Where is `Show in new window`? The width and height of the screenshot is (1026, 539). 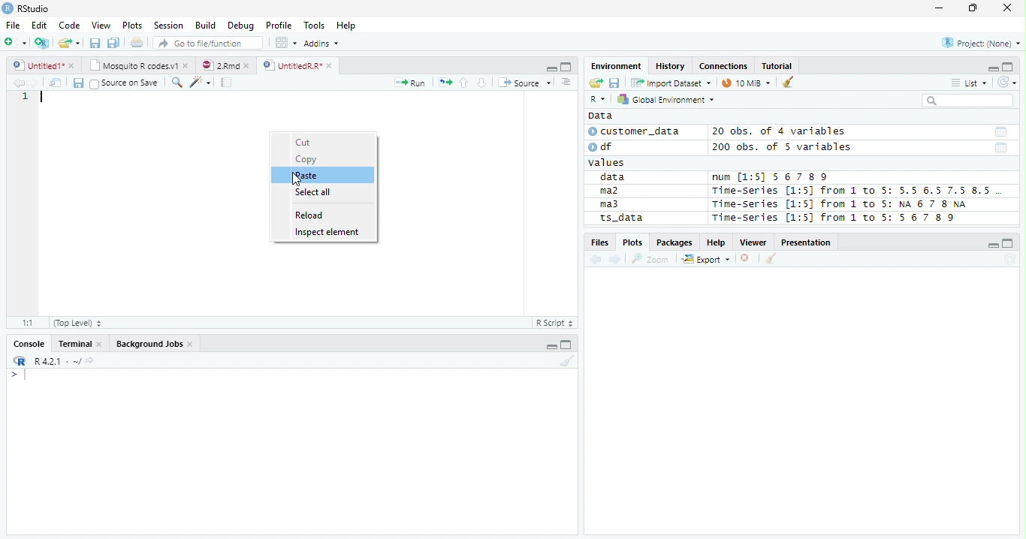
Show in new window is located at coordinates (56, 83).